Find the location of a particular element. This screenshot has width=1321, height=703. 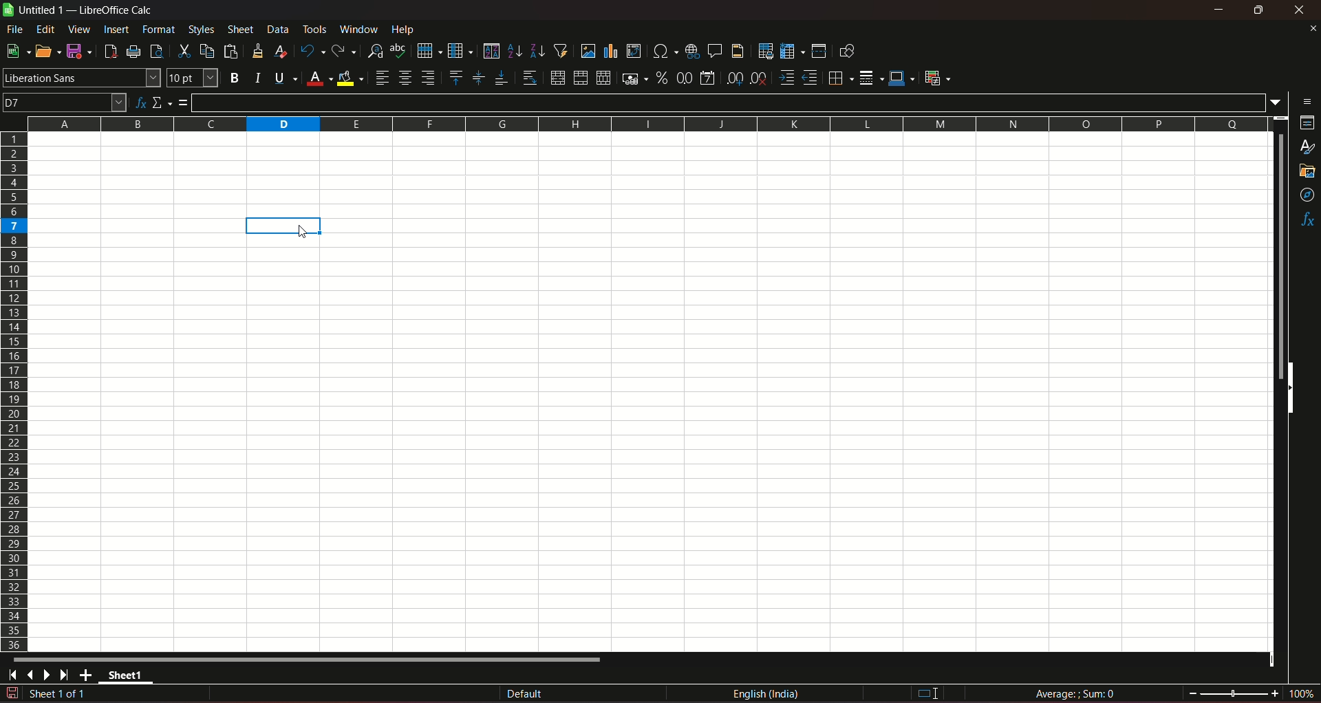

italic is located at coordinates (258, 77).